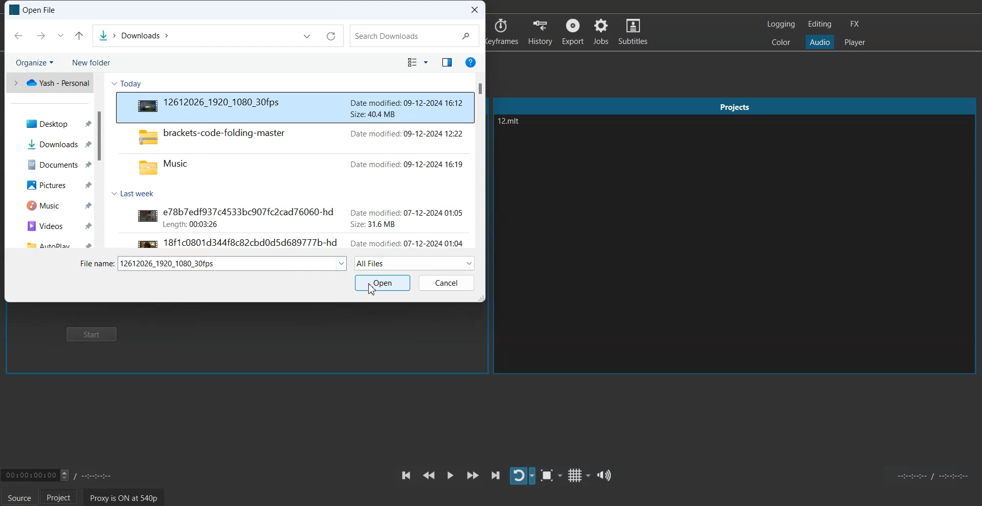 This screenshot has width=982, height=506. I want to click on Player, so click(855, 42).